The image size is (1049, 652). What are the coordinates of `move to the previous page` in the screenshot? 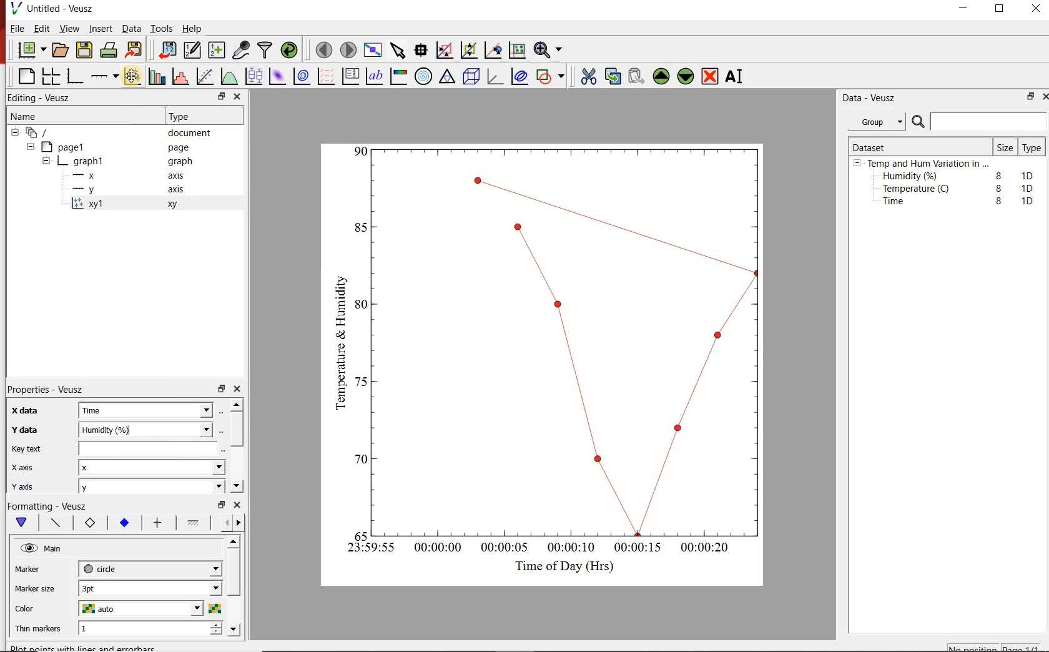 It's located at (323, 50).